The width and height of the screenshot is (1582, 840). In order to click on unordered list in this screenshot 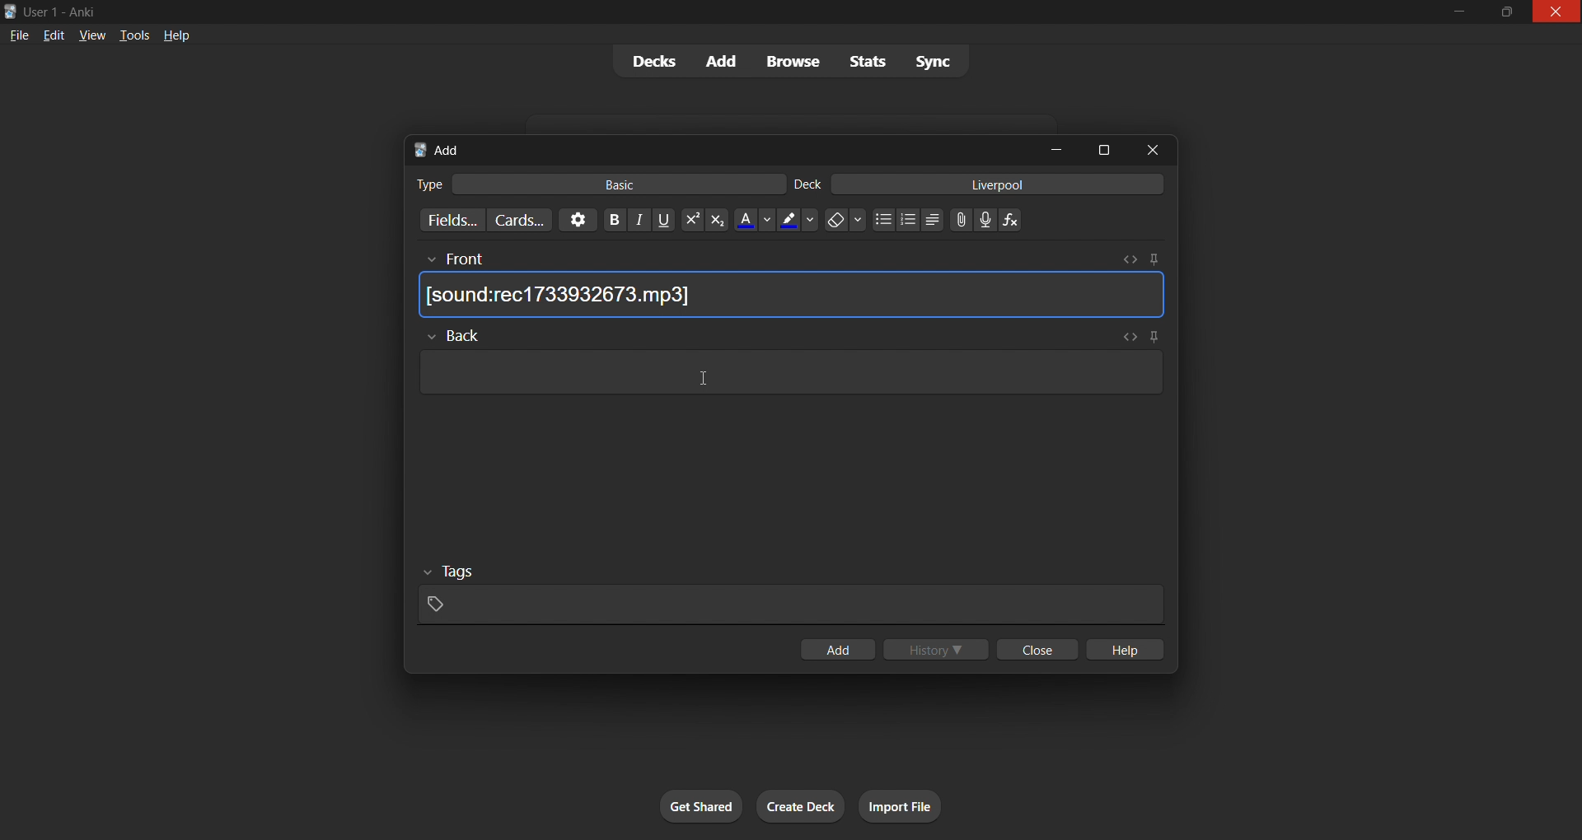, I will do `click(880, 219)`.